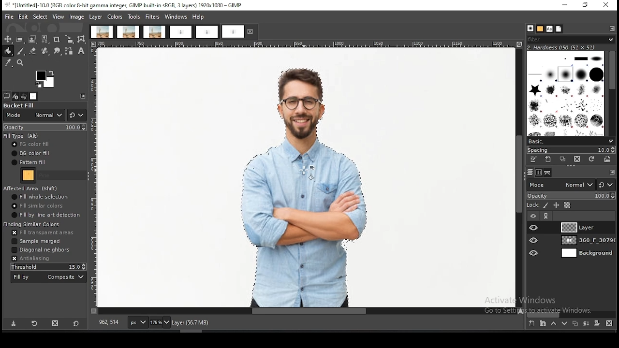  What do you see at coordinates (82, 39) in the screenshot?
I see `cage transform tool` at bounding box center [82, 39].